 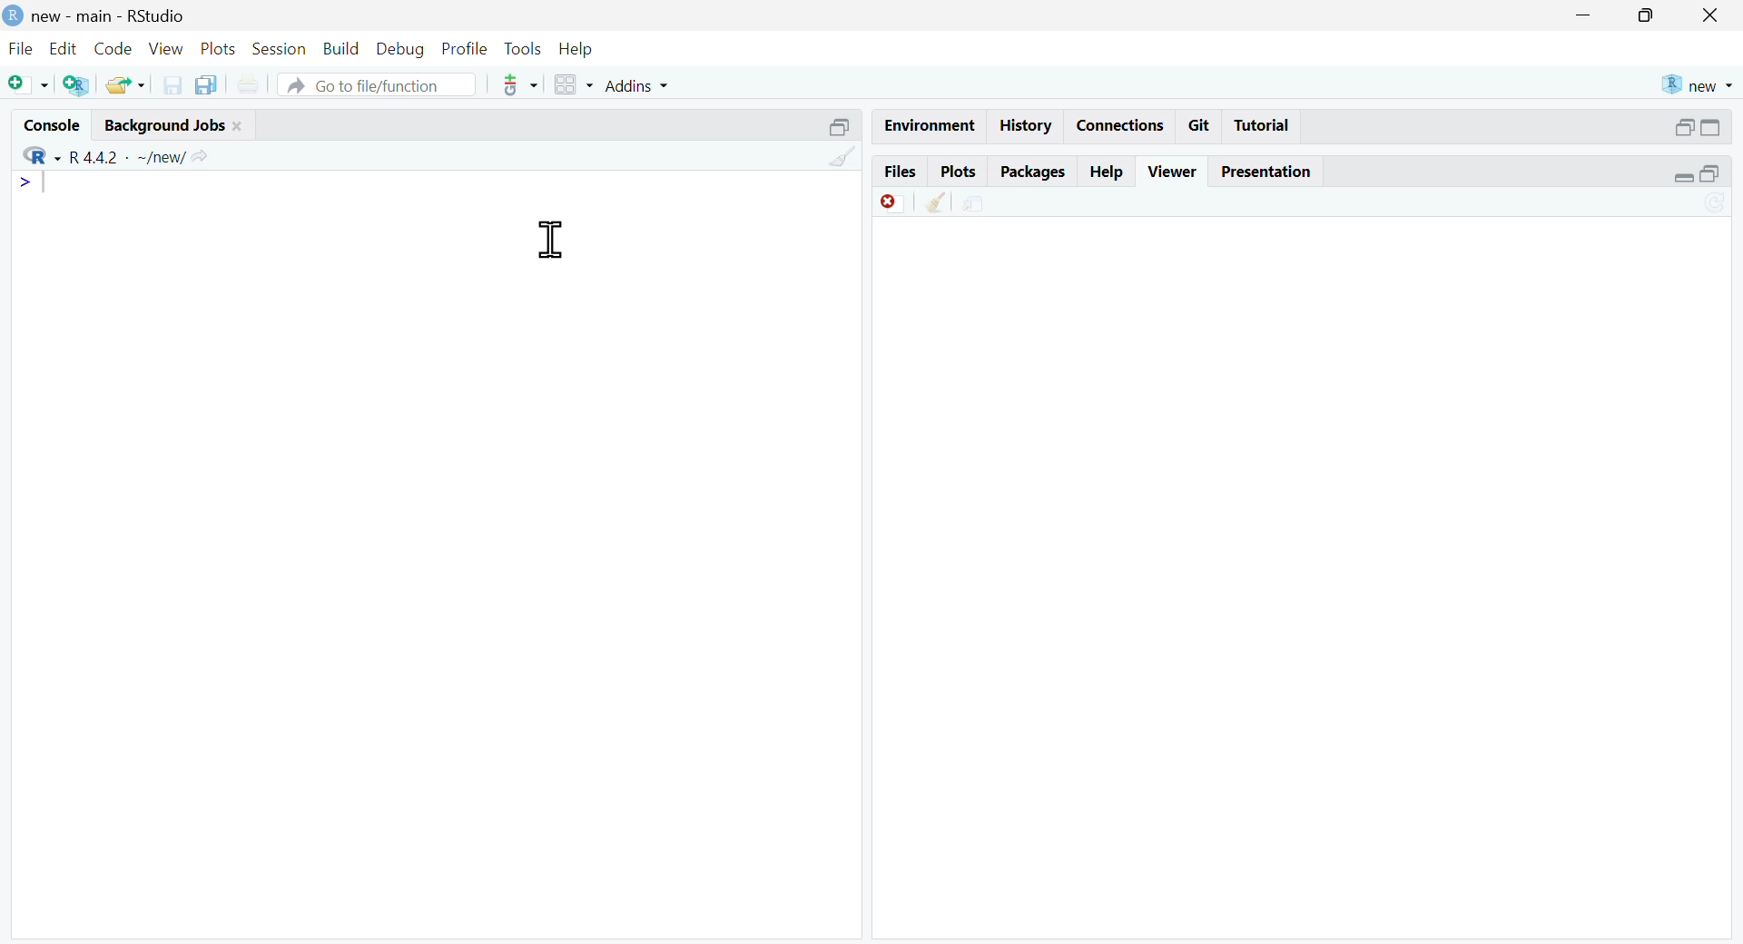 I want to click on open in separate window, so click(x=1709, y=173).